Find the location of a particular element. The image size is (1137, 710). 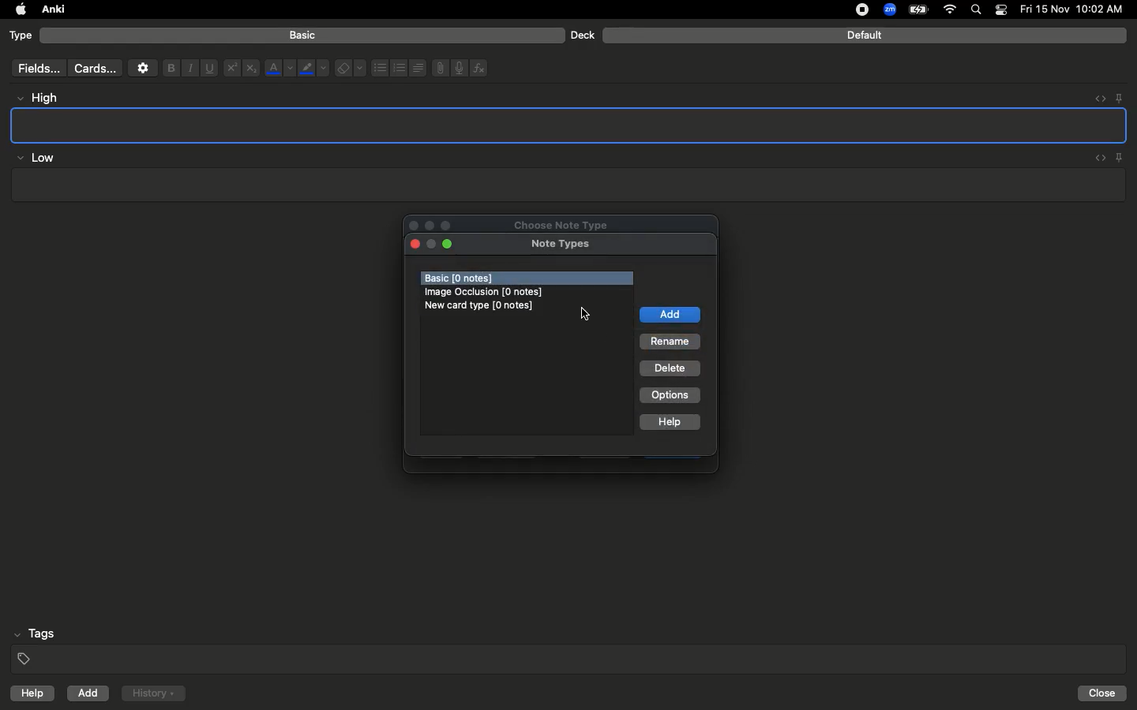

Help is located at coordinates (671, 424).